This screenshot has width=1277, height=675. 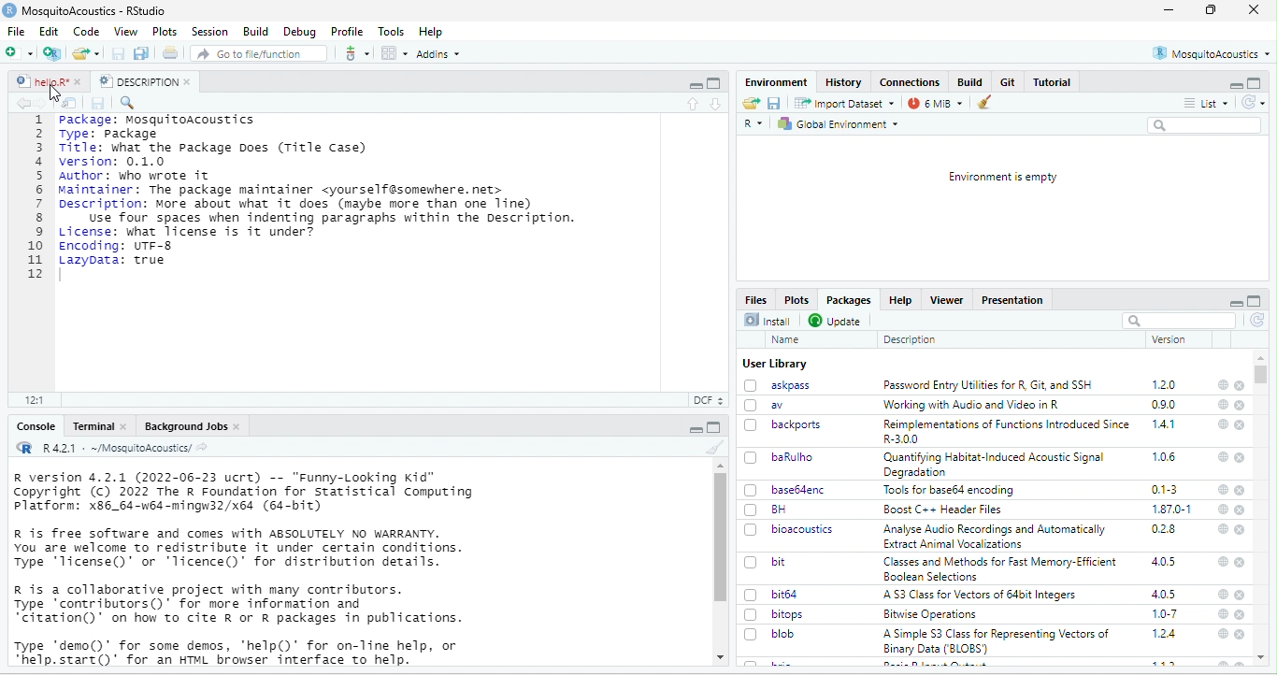 I want to click on Files, so click(x=755, y=298).